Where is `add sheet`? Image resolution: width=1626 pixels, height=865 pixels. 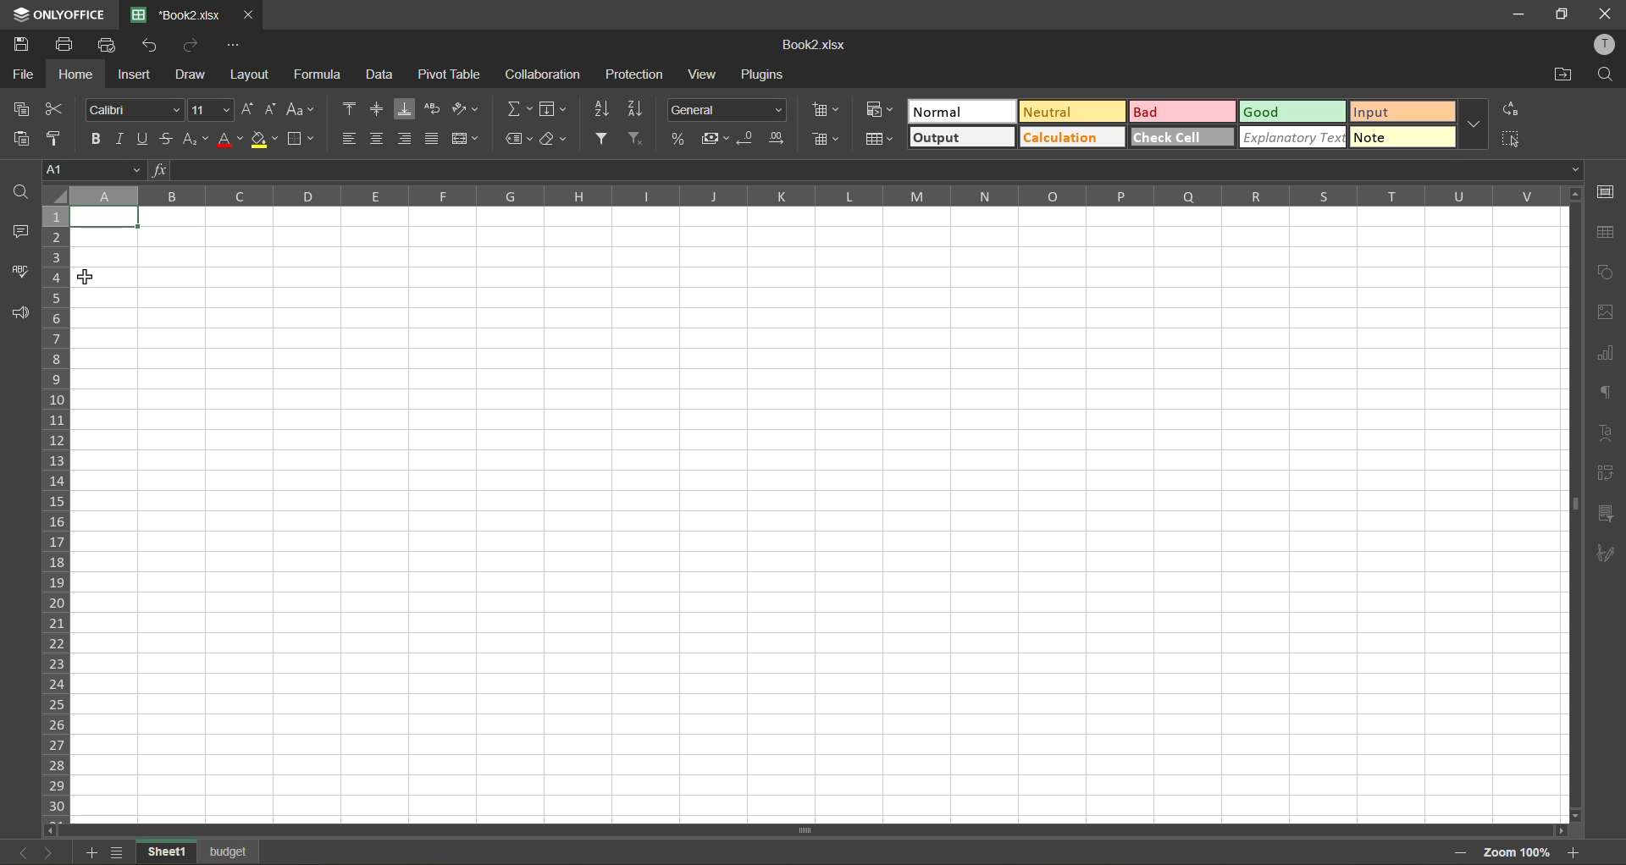 add sheet is located at coordinates (87, 854).